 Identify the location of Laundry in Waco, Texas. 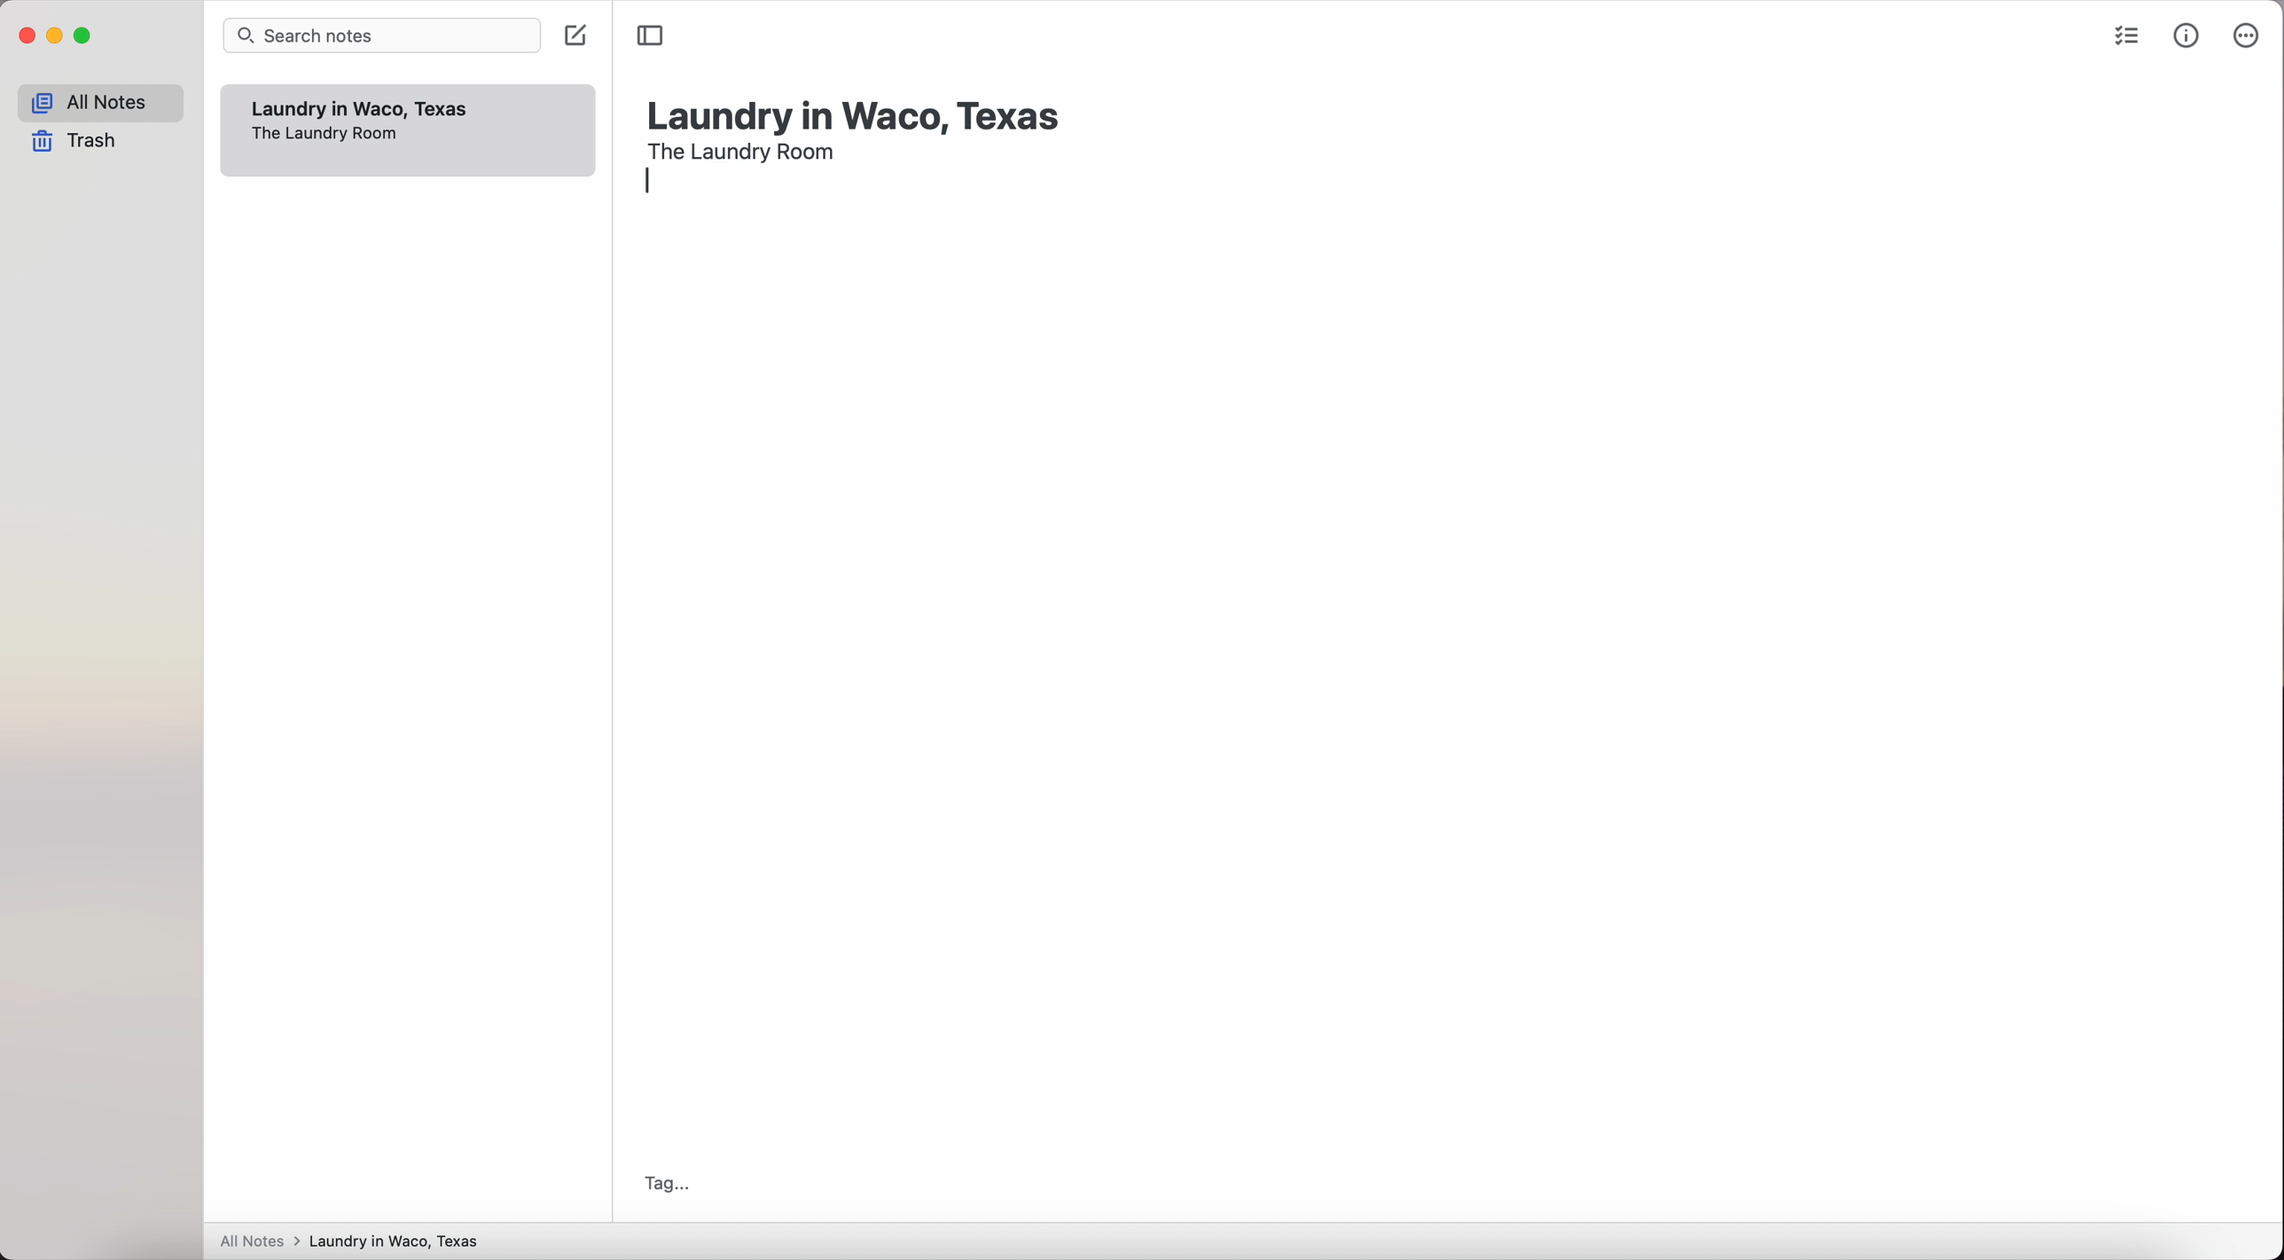
(363, 109).